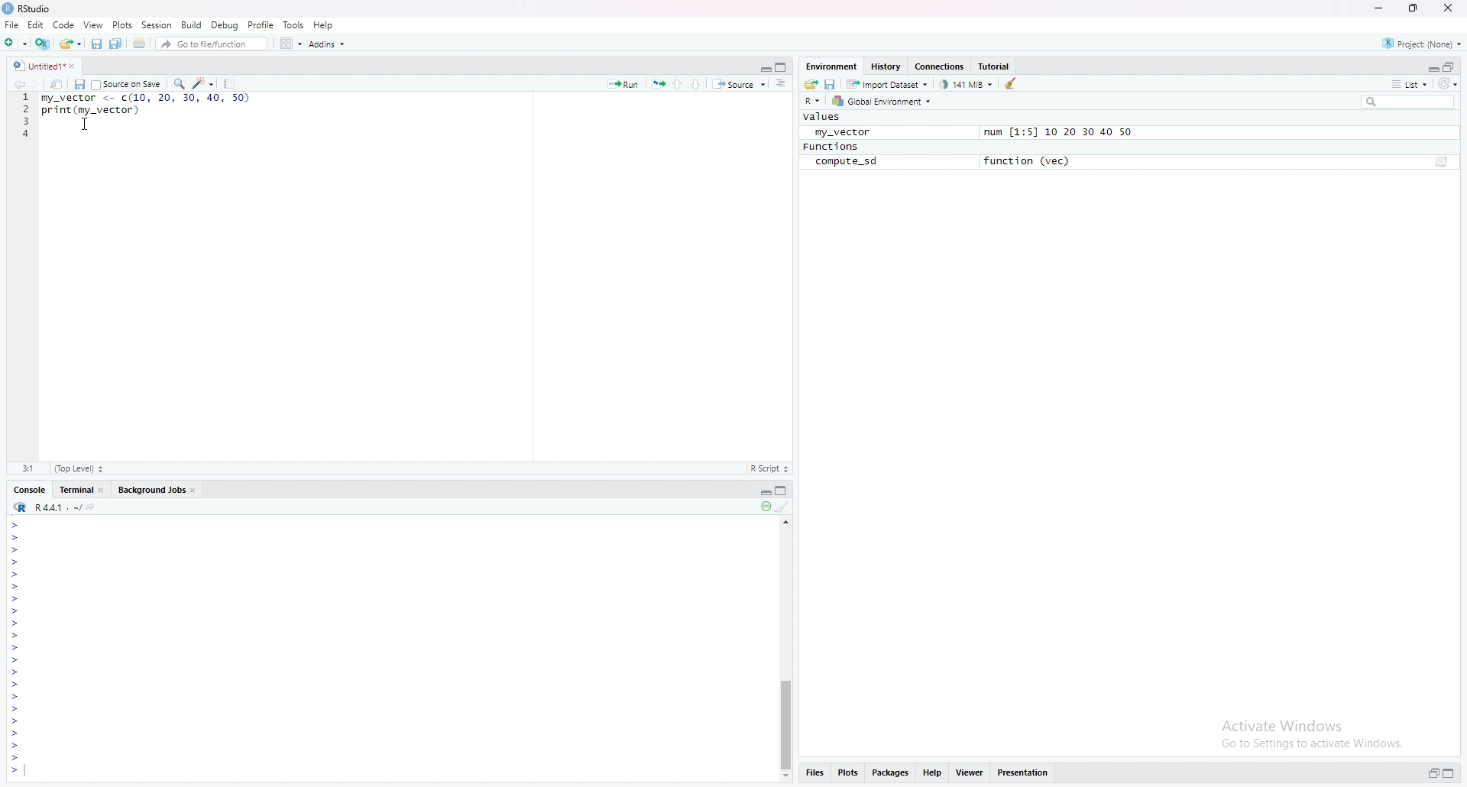 The image size is (1467, 787). Describe the element at coordinates (18, 649) in the screenshot. I see `Prompt cursor` at that location.